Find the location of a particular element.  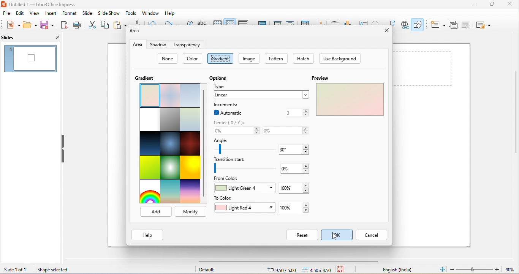

title is located at coordinates (43, 4).